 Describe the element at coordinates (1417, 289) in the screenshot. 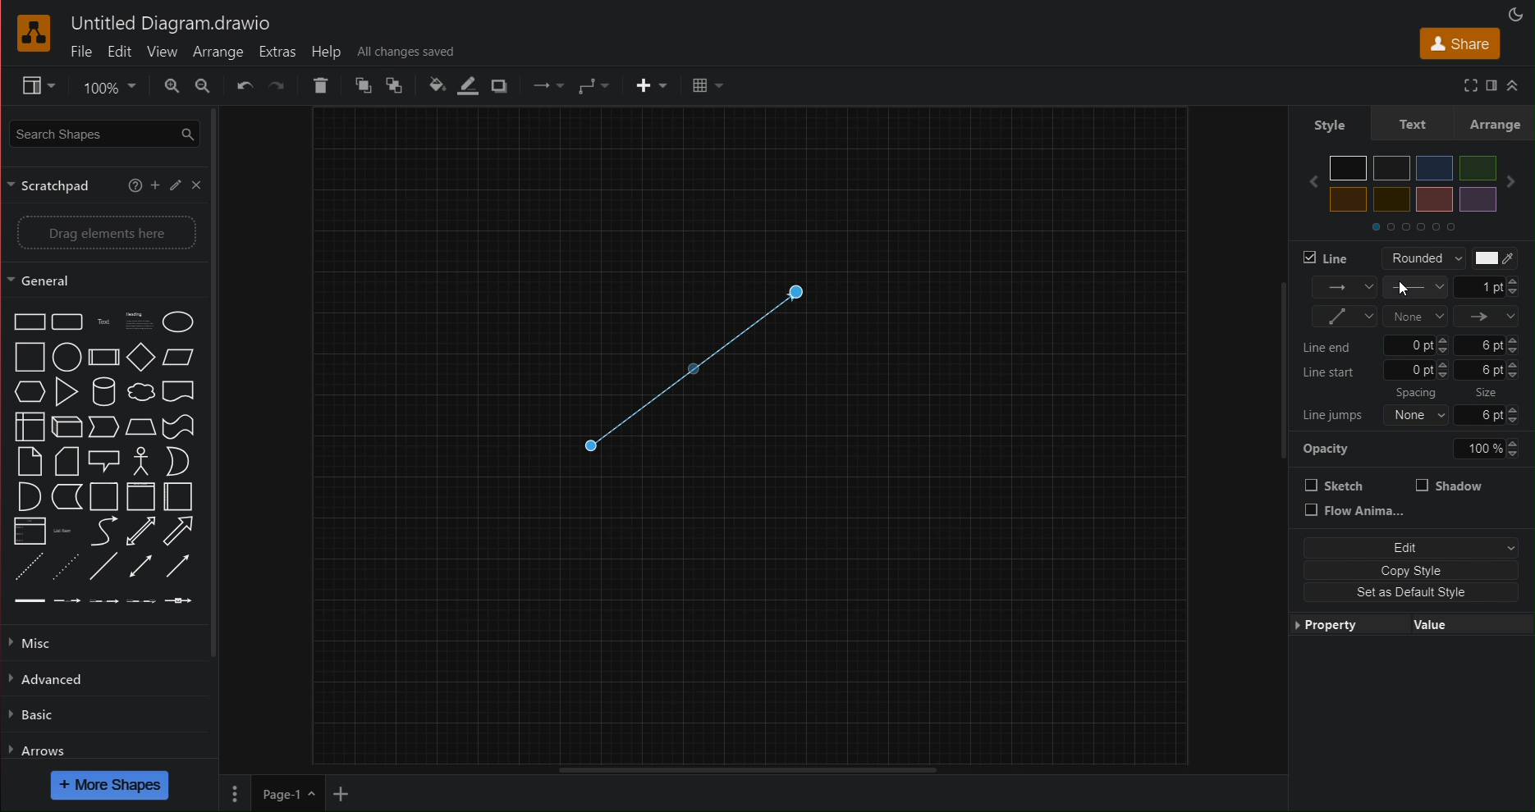

I see `Line Type` at that location.